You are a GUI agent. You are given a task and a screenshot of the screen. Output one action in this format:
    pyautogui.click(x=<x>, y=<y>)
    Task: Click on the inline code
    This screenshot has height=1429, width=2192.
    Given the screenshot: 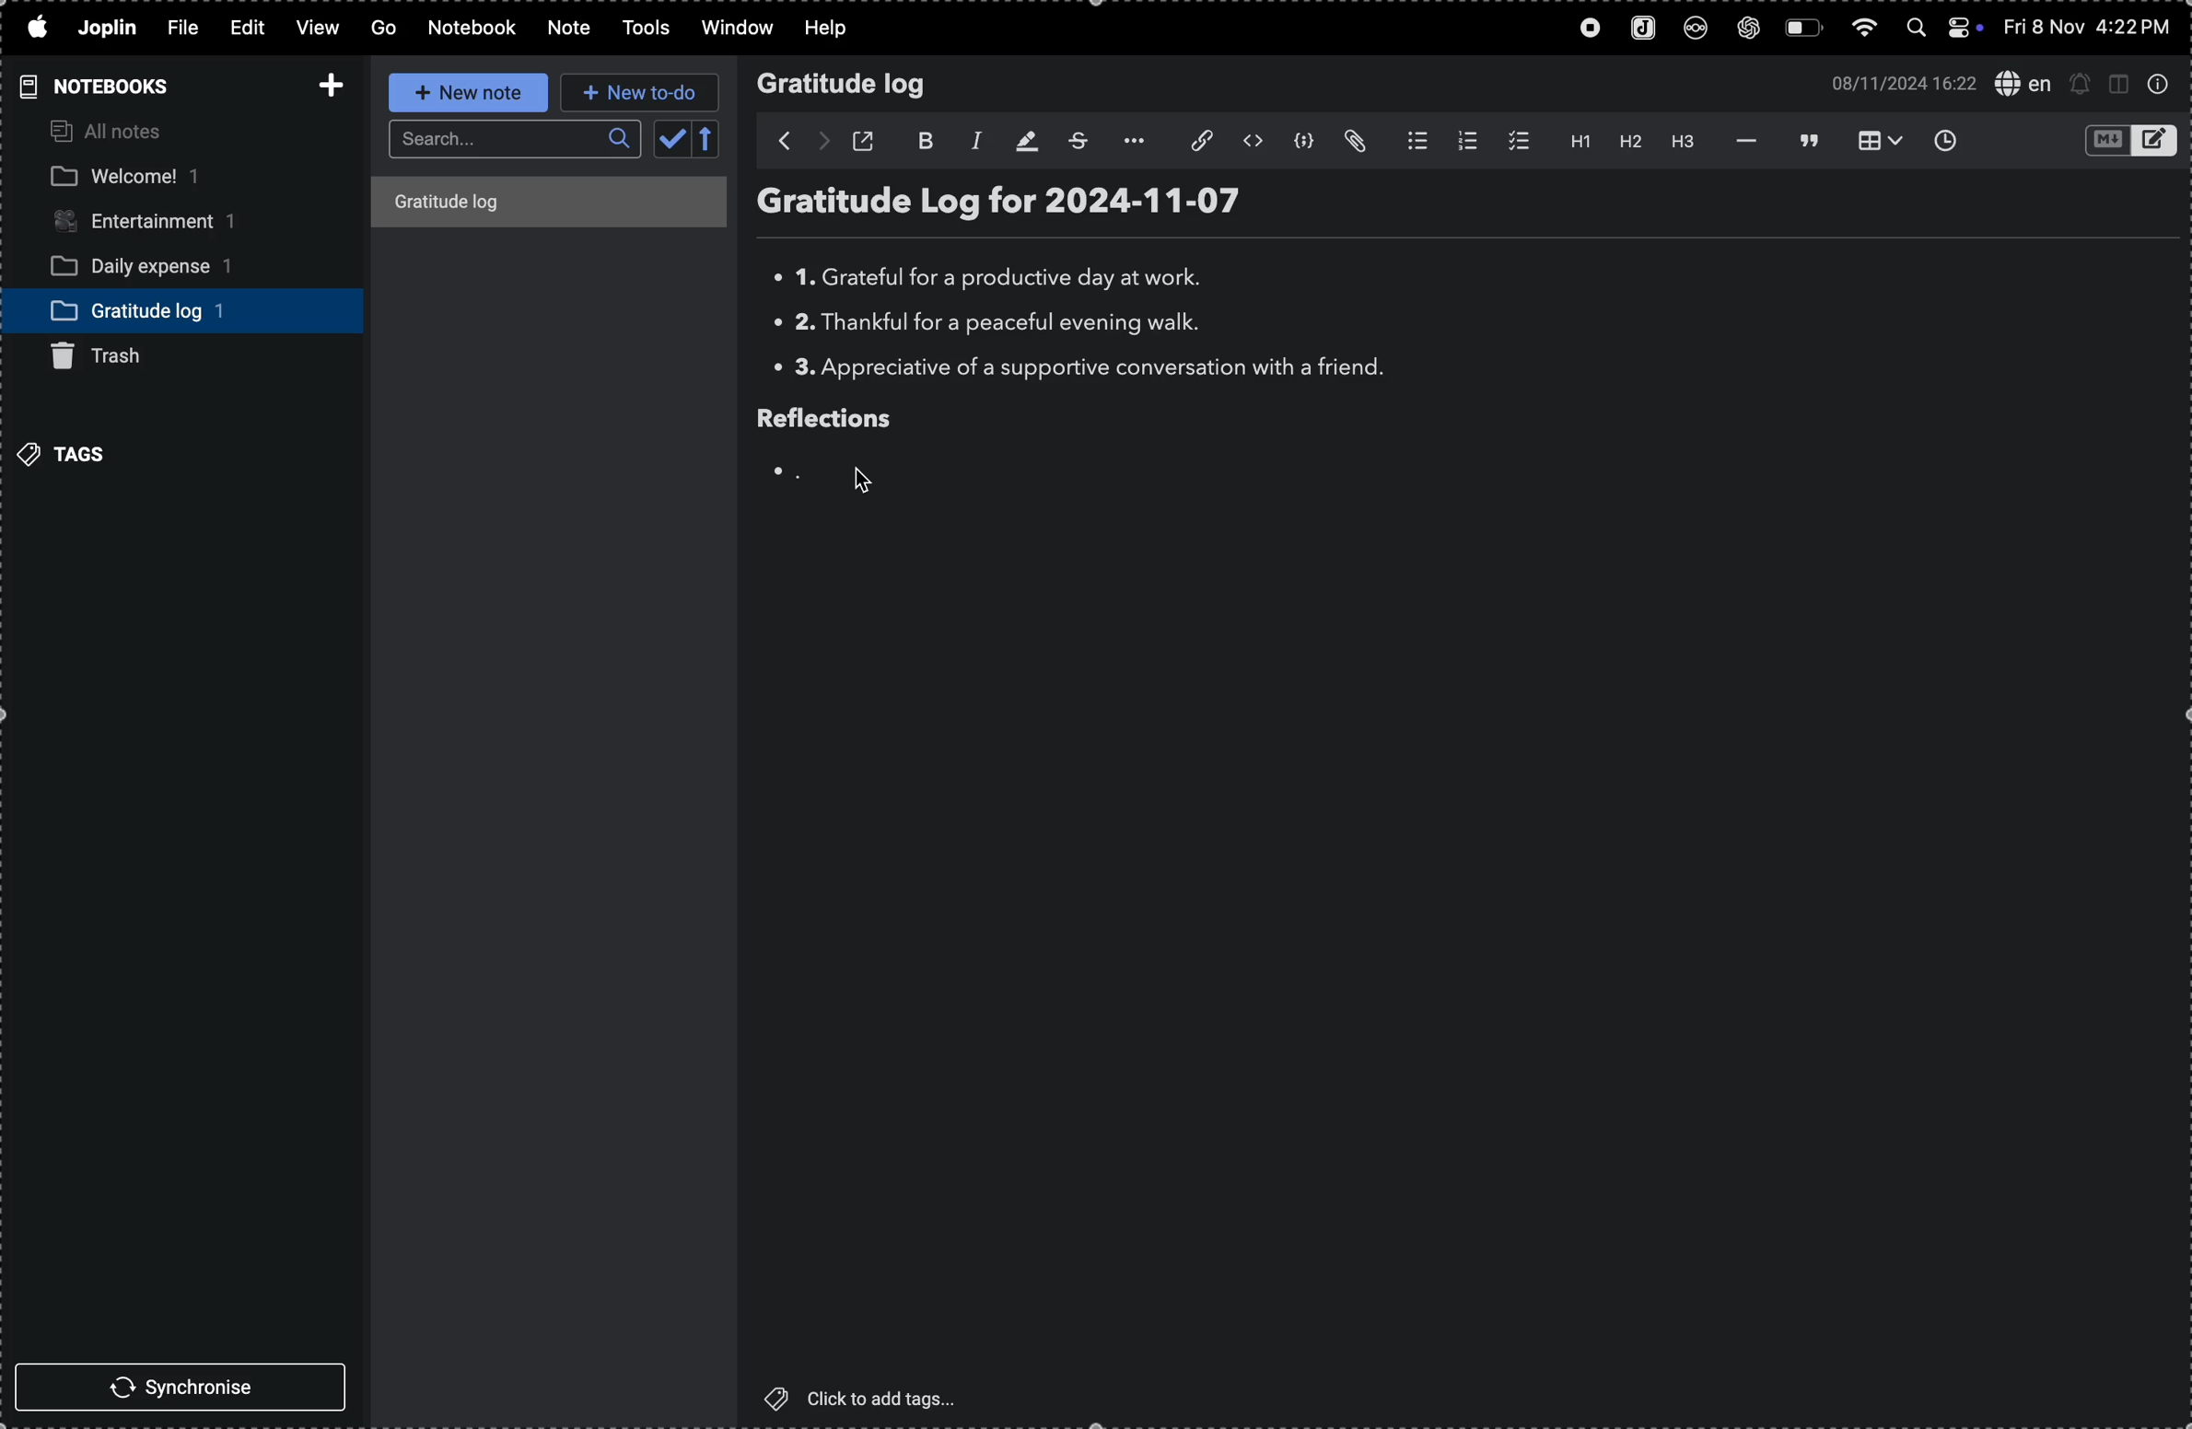 What is the action you would take?
    pyautogui.click(x=1254, y=142)
    